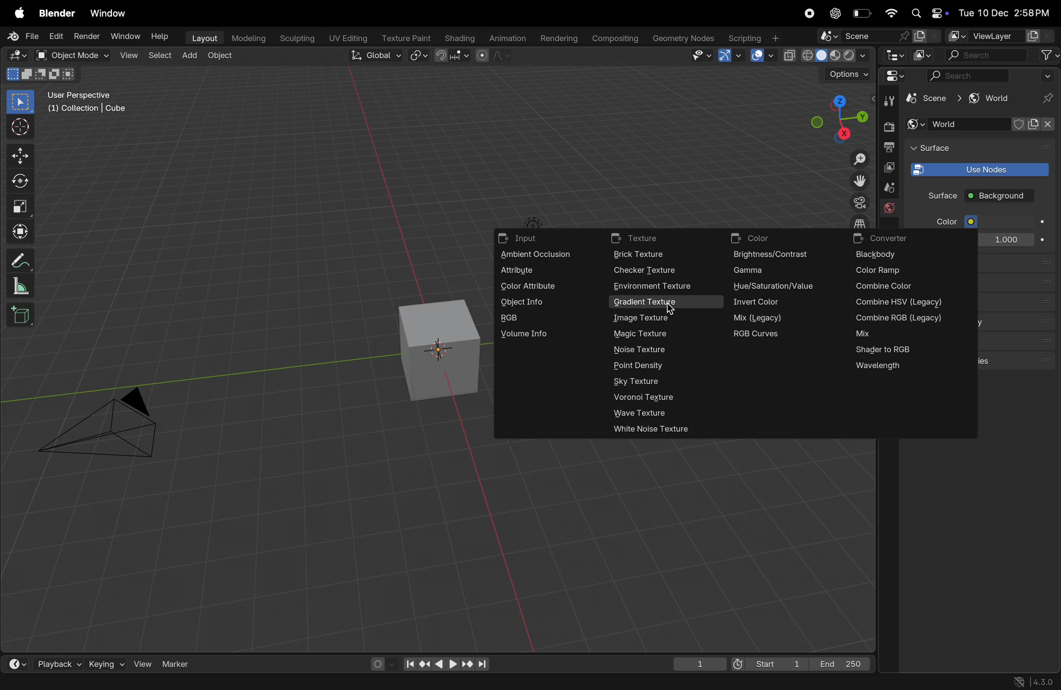  Describe the element at coordinates (160, 36) in the screenshot. I see `Help` at that location.